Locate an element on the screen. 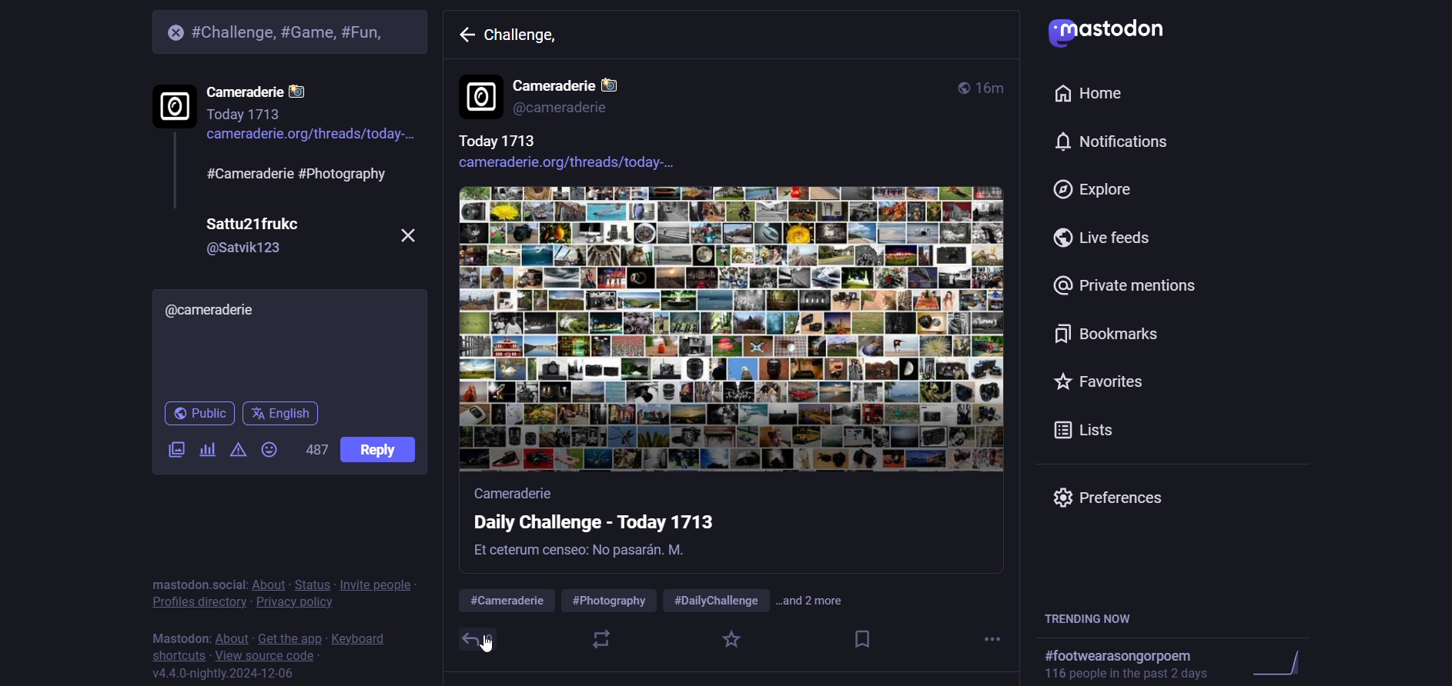 The width and height of the screenshot is (1452, 686). home is located at coordinates (1091, 94).